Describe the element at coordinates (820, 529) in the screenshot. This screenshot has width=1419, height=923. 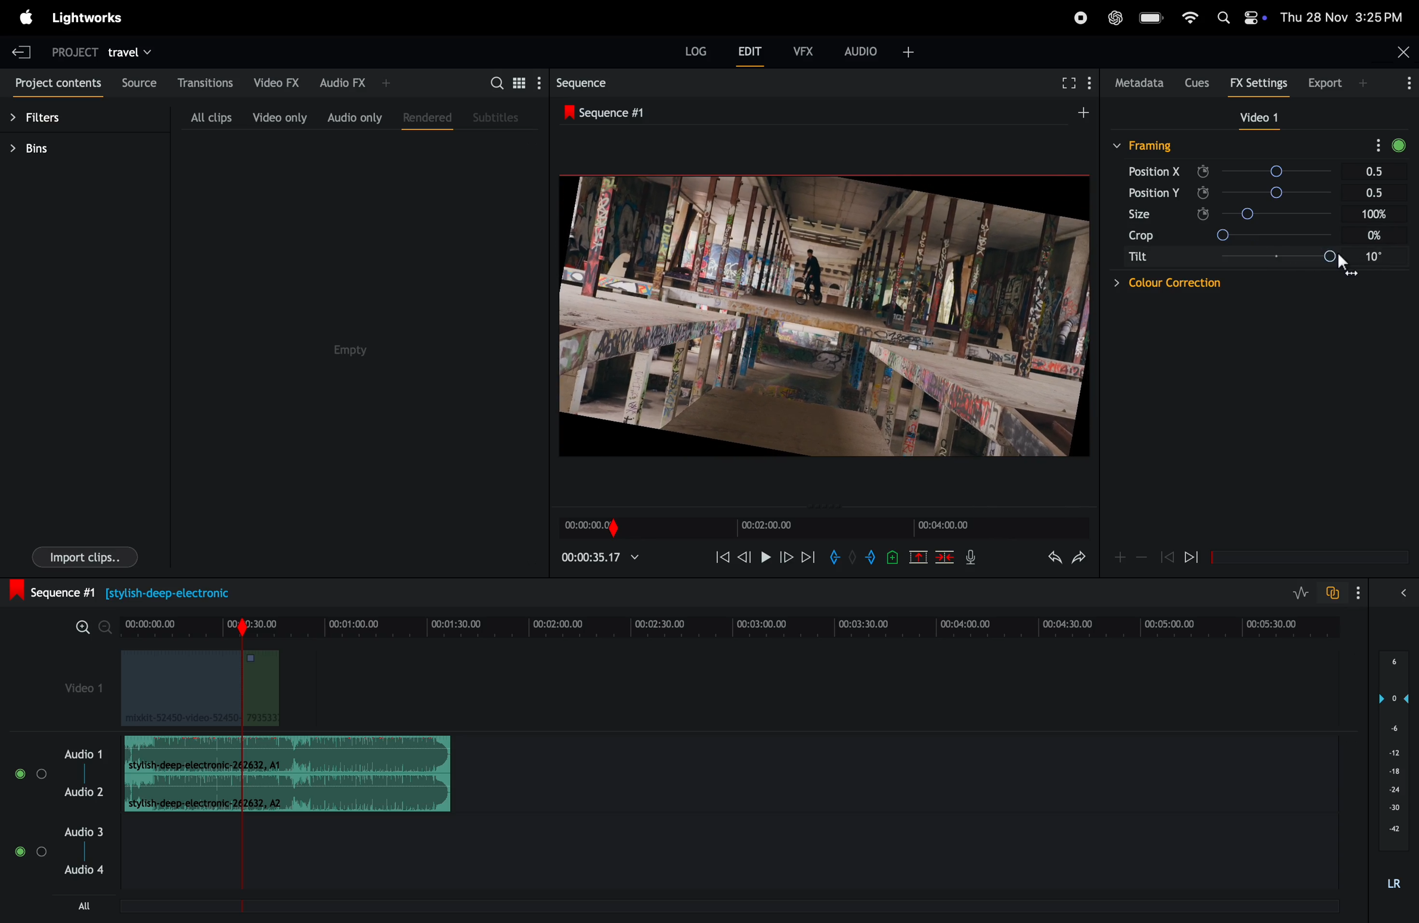
I see `time frames` at that location.